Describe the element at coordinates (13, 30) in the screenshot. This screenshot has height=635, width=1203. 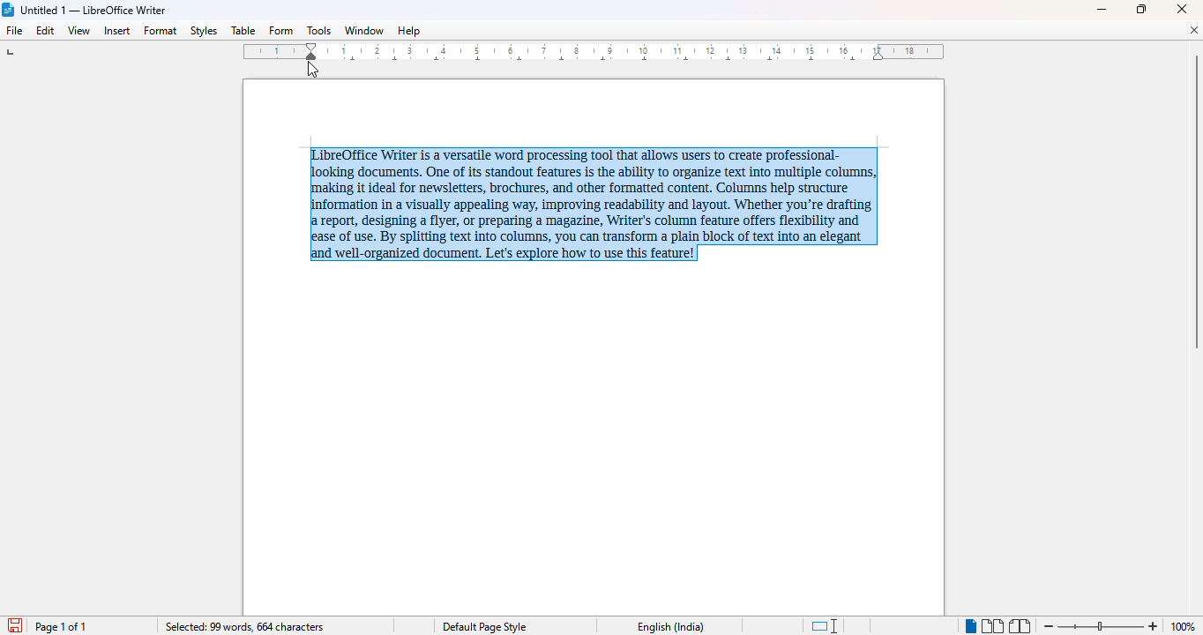
I see `file` at that location.